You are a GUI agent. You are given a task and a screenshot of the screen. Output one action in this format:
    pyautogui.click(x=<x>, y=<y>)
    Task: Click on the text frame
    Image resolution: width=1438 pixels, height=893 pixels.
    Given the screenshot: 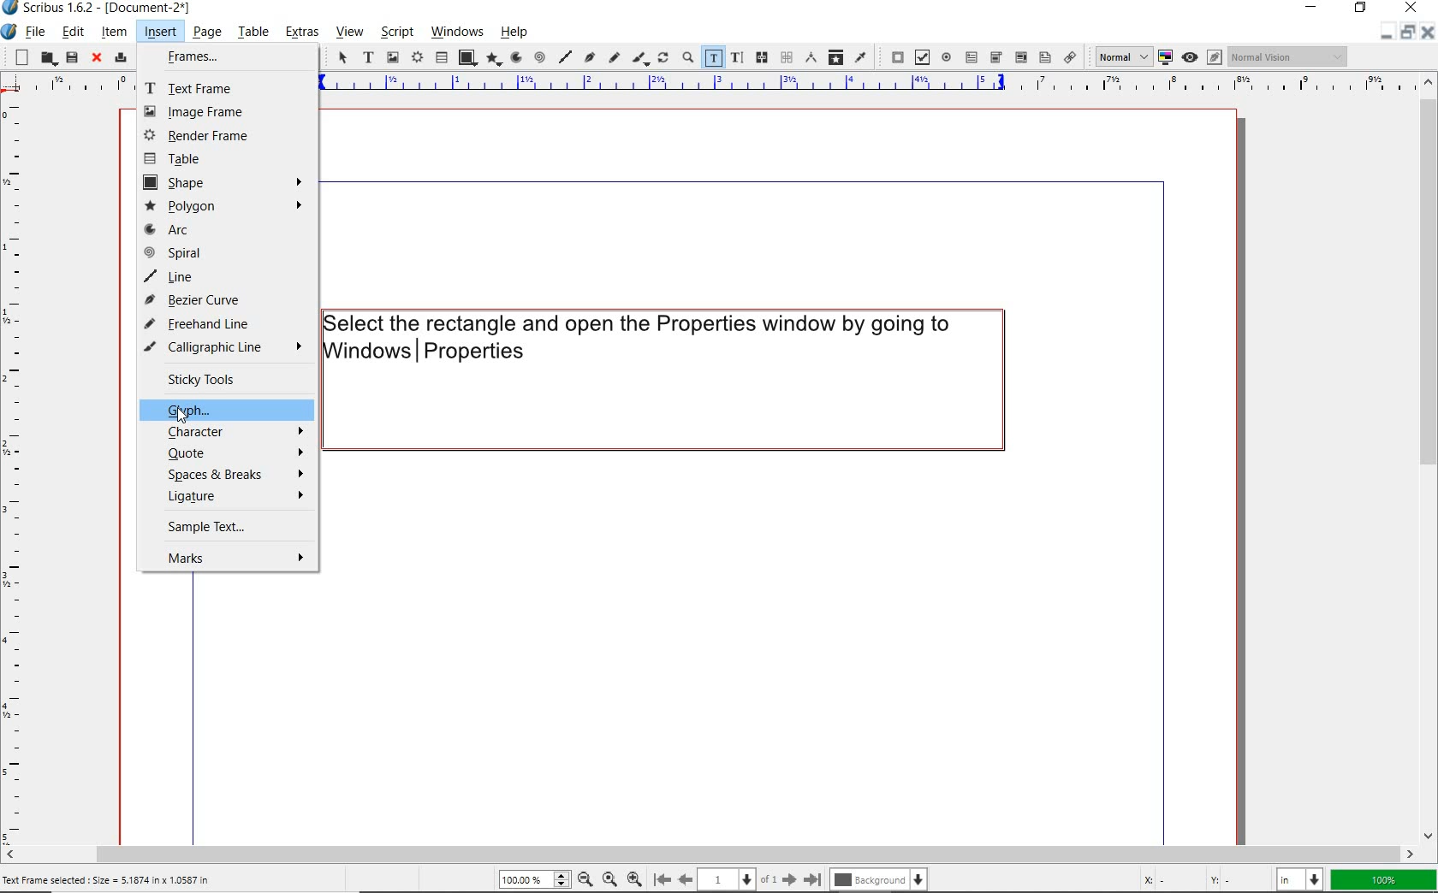 What is the action you would take?
    pyautogui.click(x=201, y=86)
    